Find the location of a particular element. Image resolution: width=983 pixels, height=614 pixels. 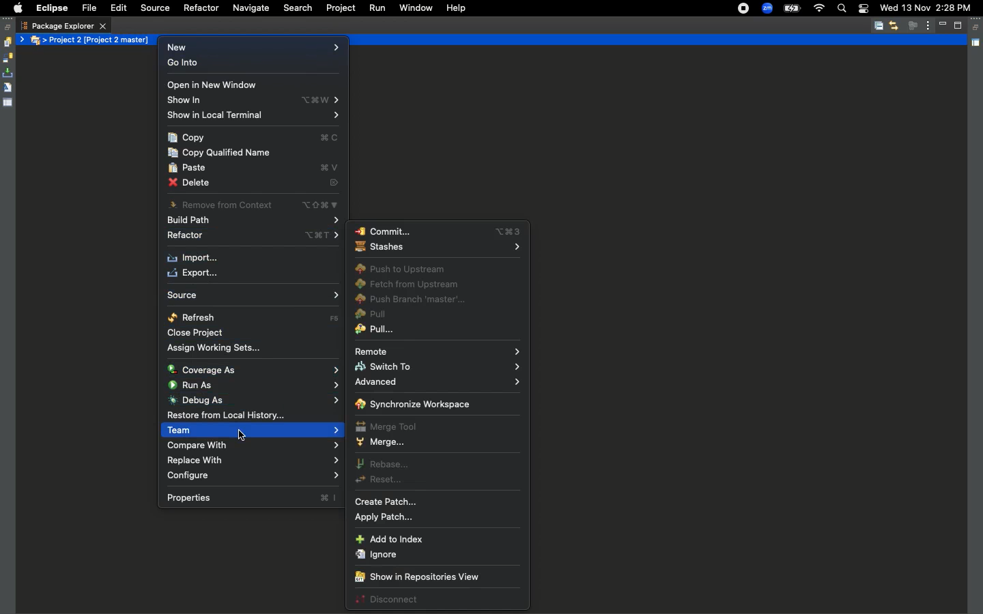

Switch to is located at coordinates (436, 367).